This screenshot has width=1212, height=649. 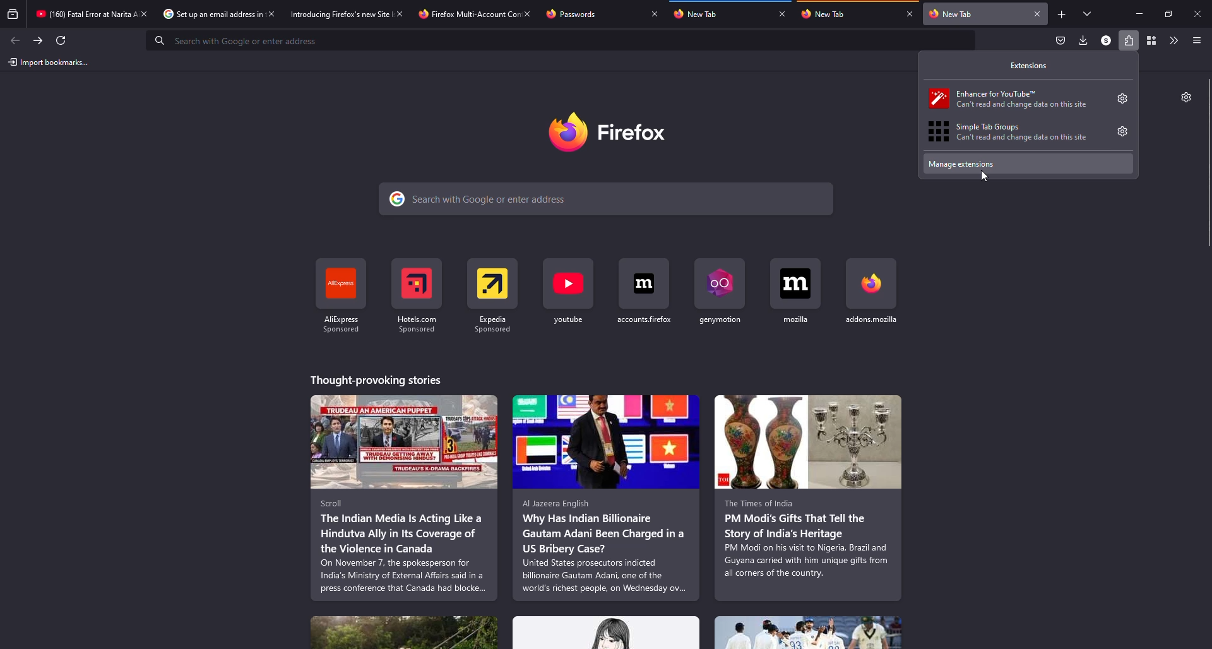 I want to click on view recent, so click(x=13, y=14).